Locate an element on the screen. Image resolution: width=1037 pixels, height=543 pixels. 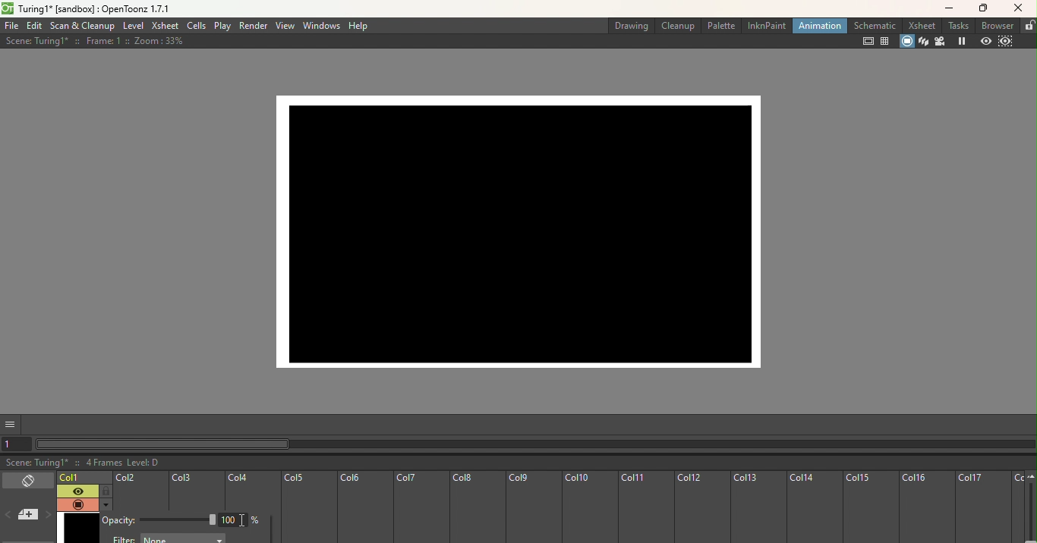
Windows is located at coordinates (320, 27).